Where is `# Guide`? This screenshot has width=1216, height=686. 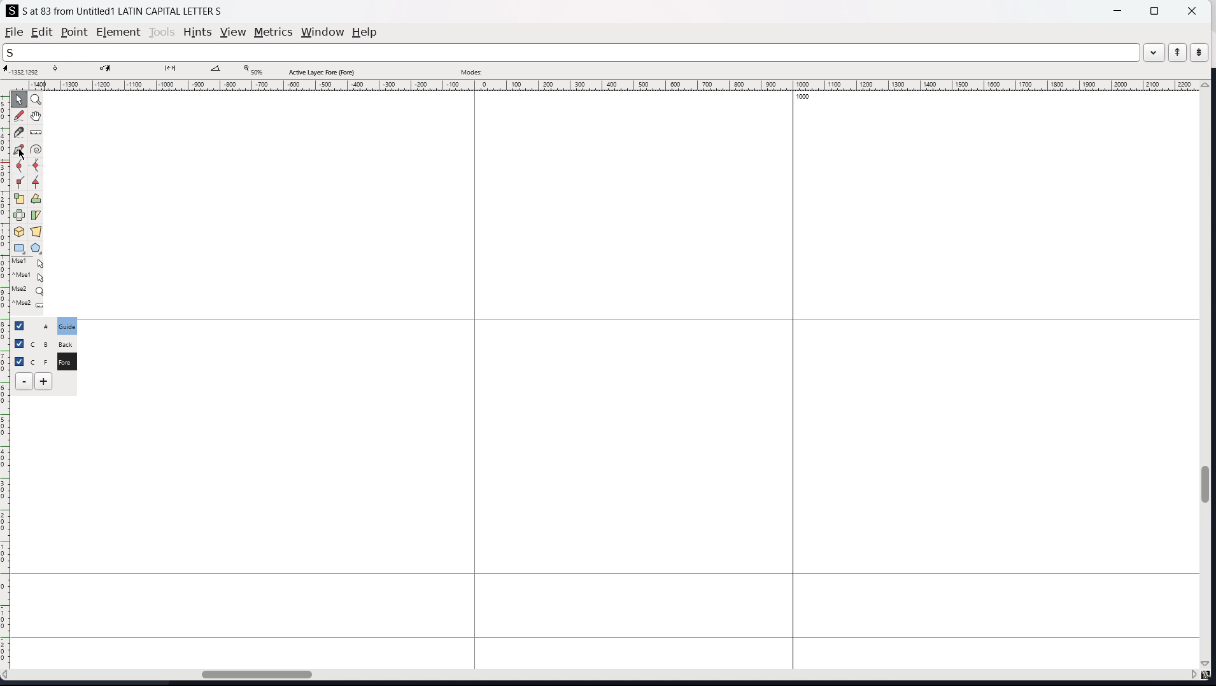 # Guide is located at coordinates (68, 326).